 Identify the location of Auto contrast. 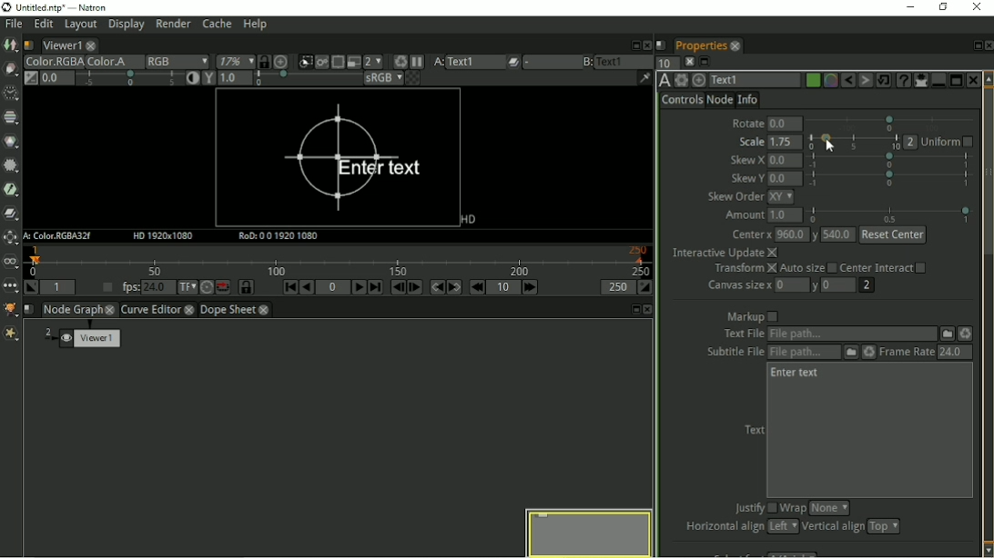
(137, 78).